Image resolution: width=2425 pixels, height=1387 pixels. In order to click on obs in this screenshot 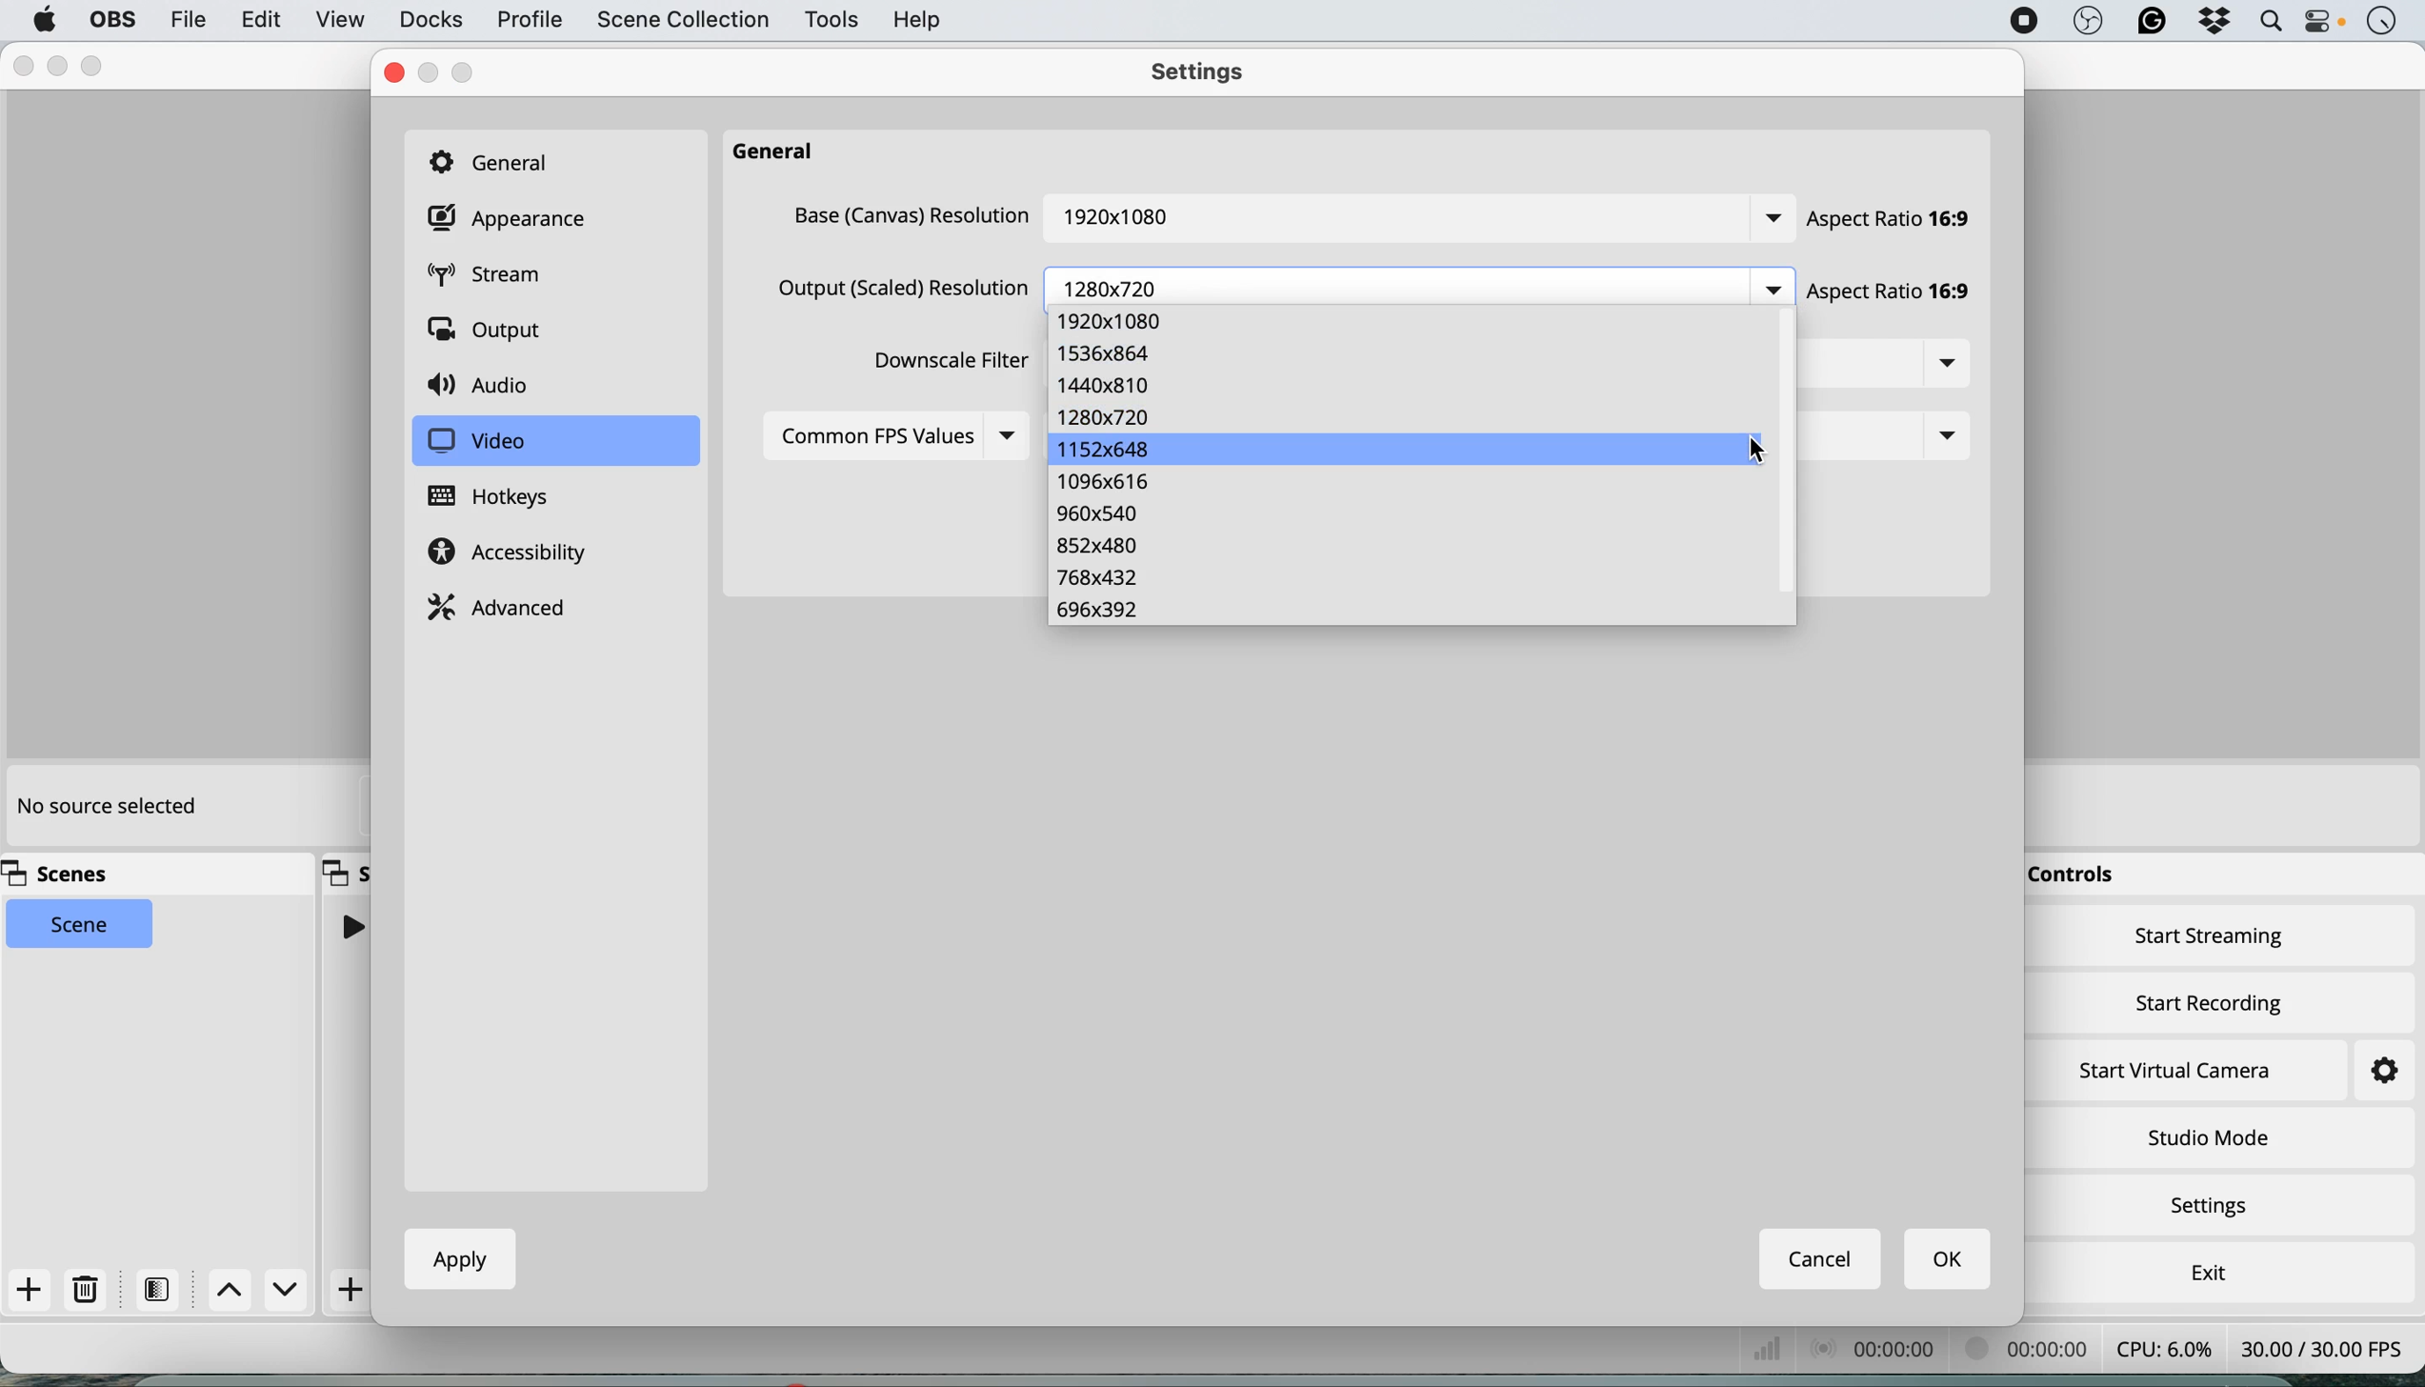, I will do `click(2088, 22)`.